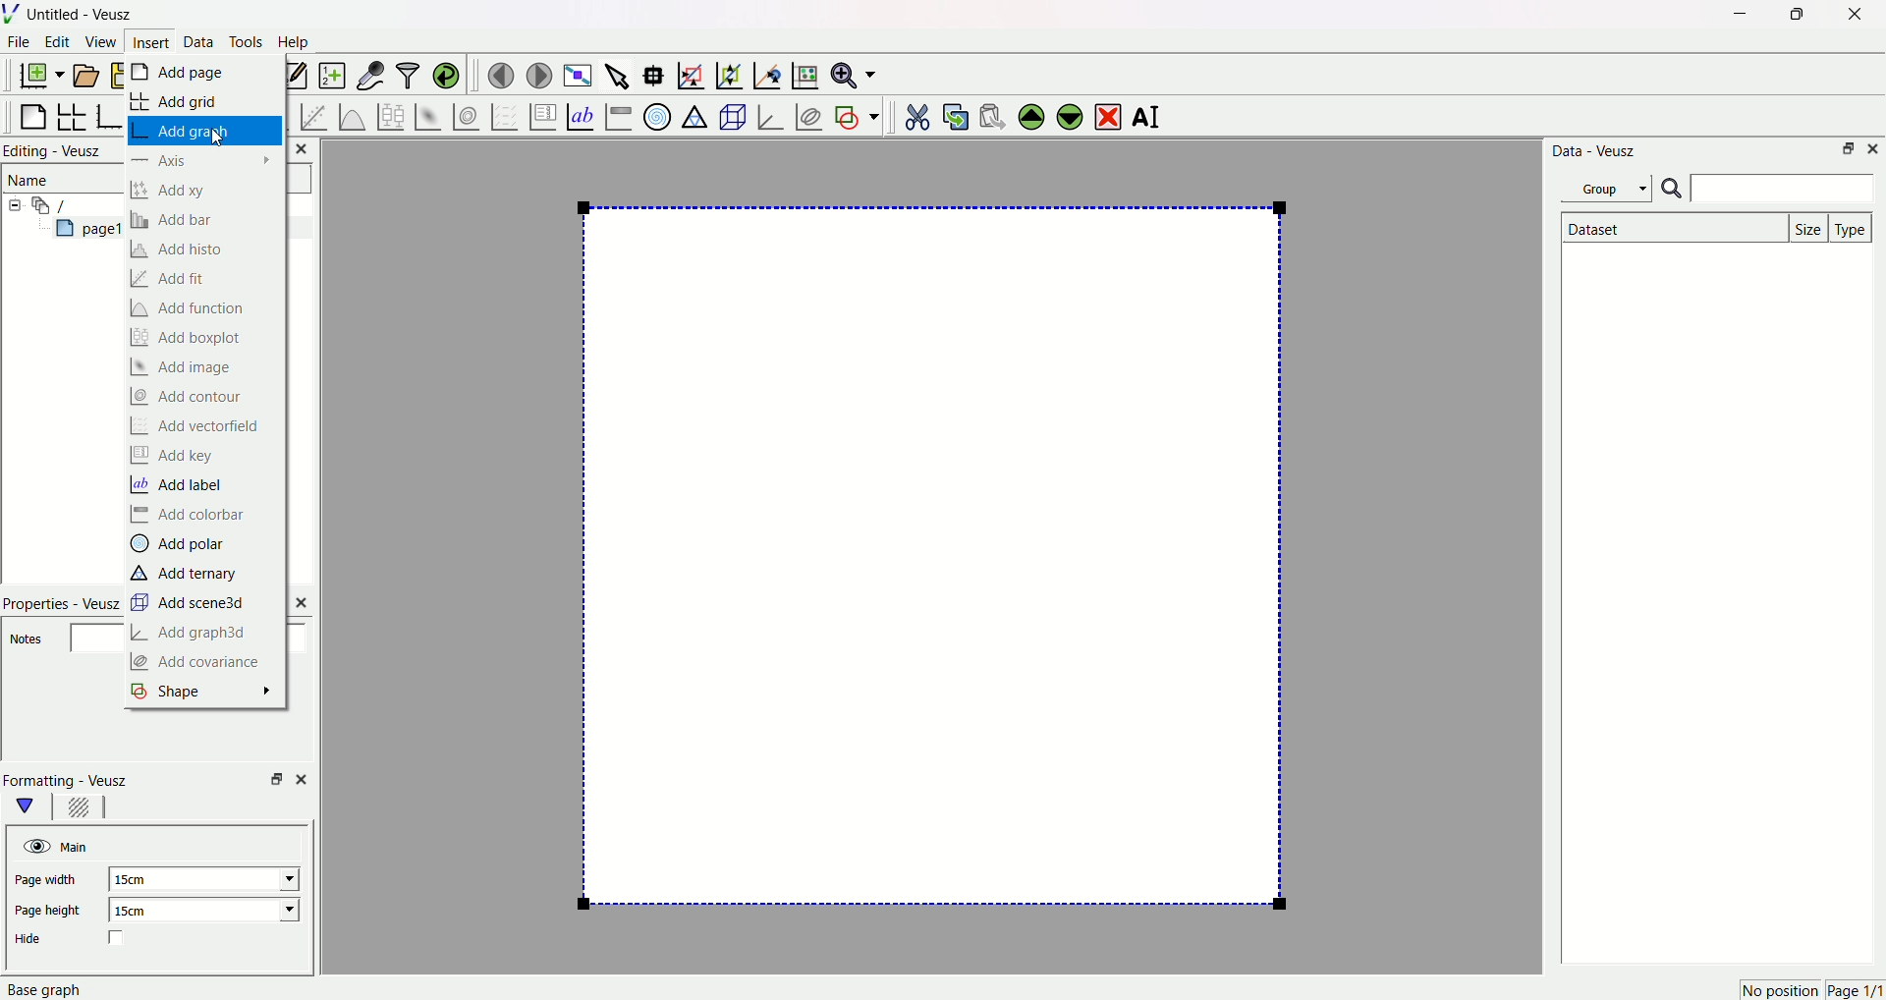 Image resolution: width=1886 pixels, height=1000 pixels. Describe the element at coordinates (351, 116) in the screenshot. I see `plot a function` at that location.